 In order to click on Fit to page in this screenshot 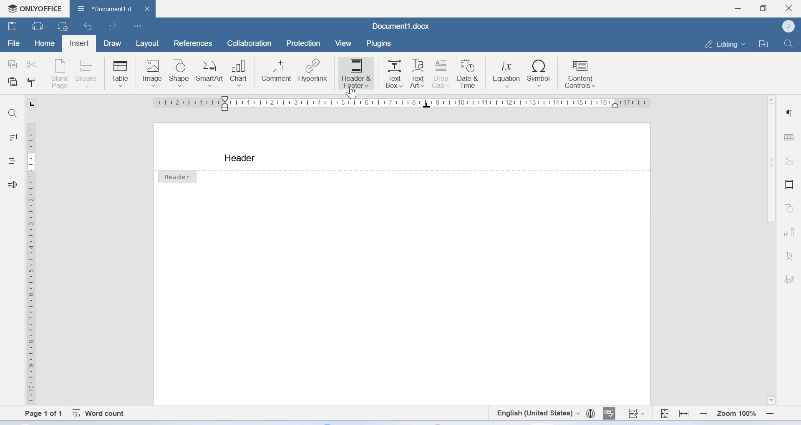, I will do `click(665, 412)`.